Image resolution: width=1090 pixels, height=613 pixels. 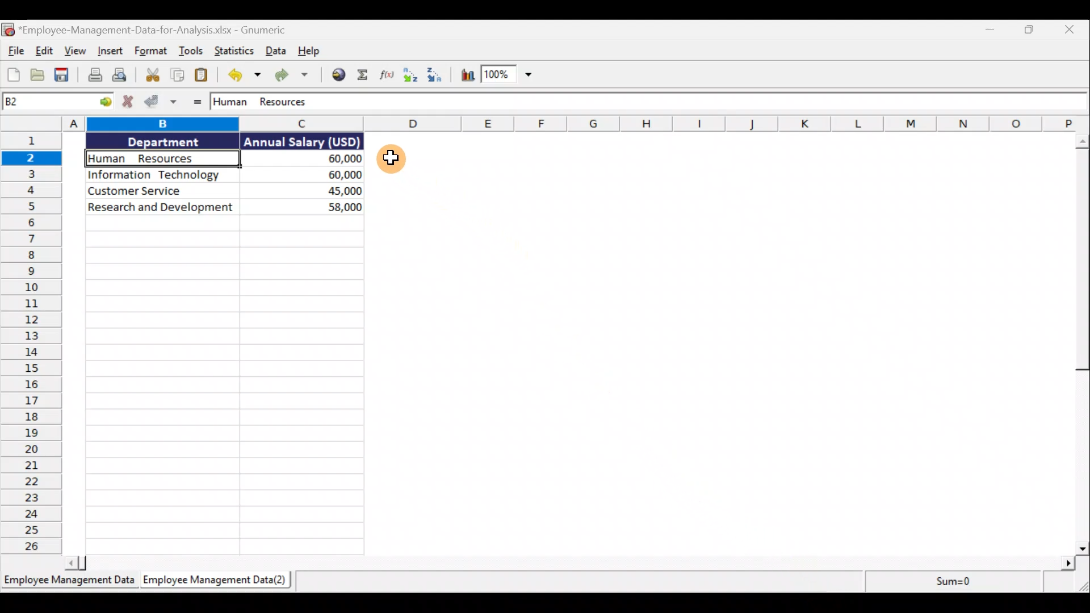 I want to click on Minimise, so click(x=988, y=32).